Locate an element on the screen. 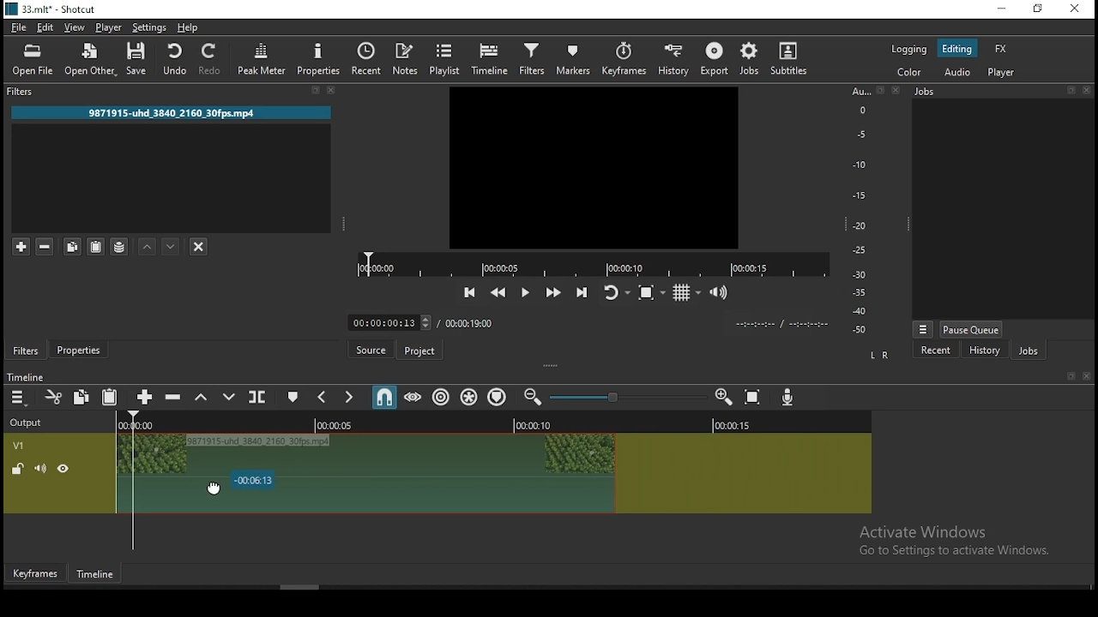  filters is located at coordinates (29, 91).